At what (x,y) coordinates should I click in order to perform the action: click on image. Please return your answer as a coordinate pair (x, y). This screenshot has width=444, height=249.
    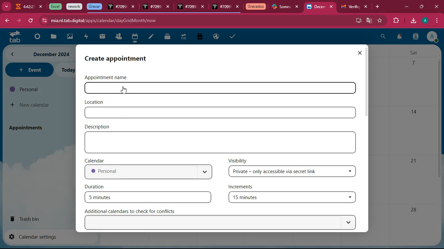
    Looking at the image, I should click on (70, 37).